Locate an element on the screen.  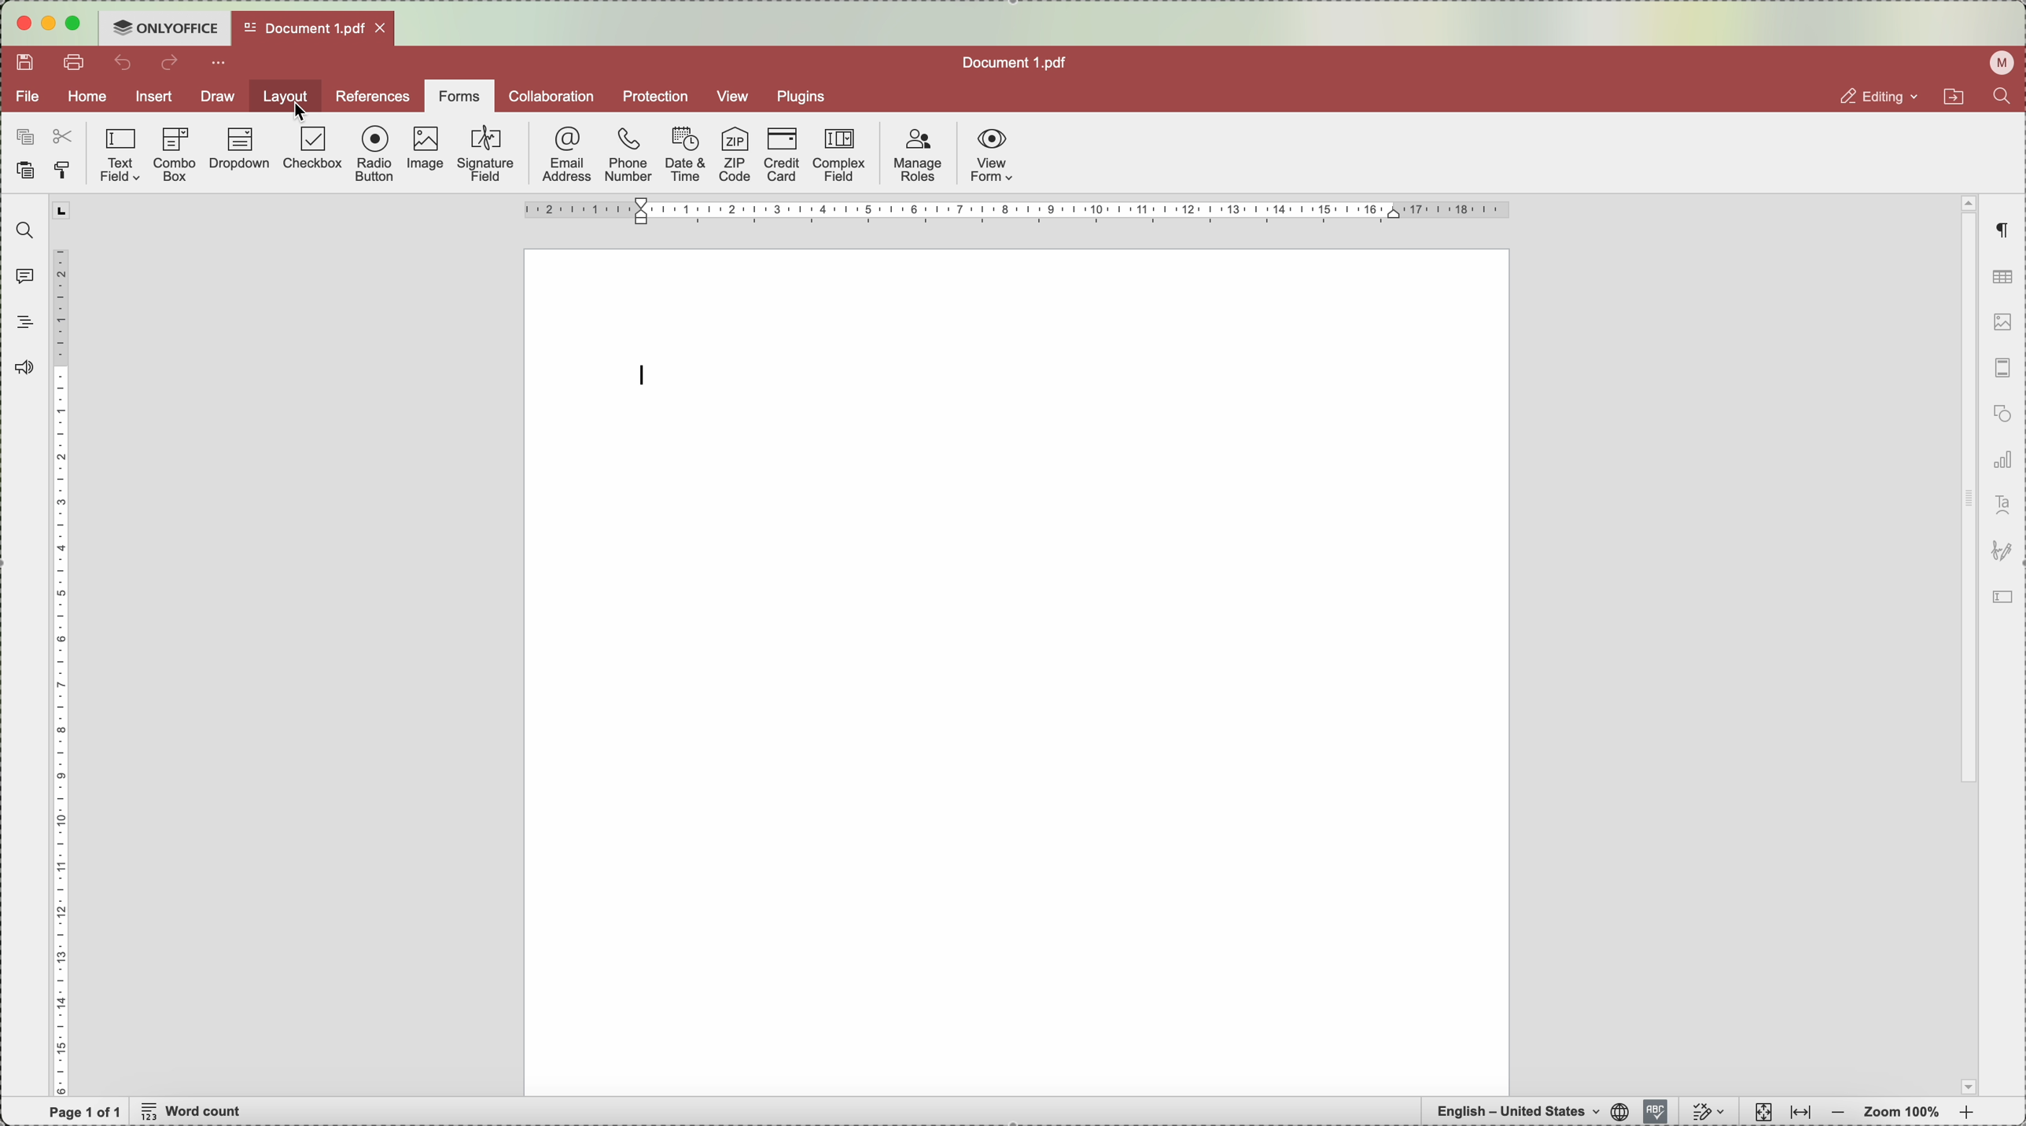
combo box is located at coordinates (178, 157).